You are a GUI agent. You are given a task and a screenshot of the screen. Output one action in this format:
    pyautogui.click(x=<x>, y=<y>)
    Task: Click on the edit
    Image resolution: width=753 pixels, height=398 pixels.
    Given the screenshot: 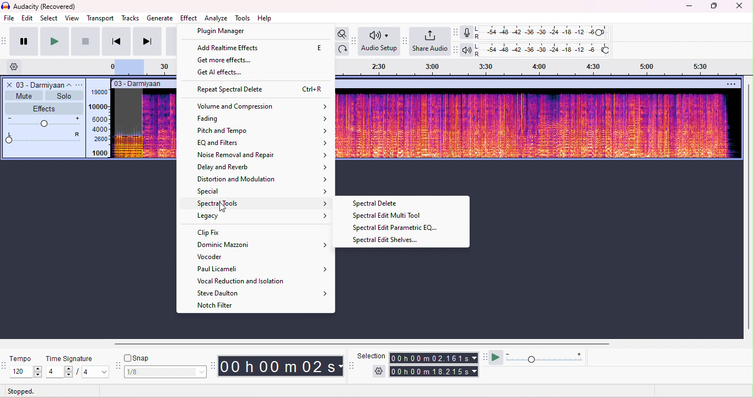 What is the action you would take?
    pyautogui.click(x=28, y=19)
    